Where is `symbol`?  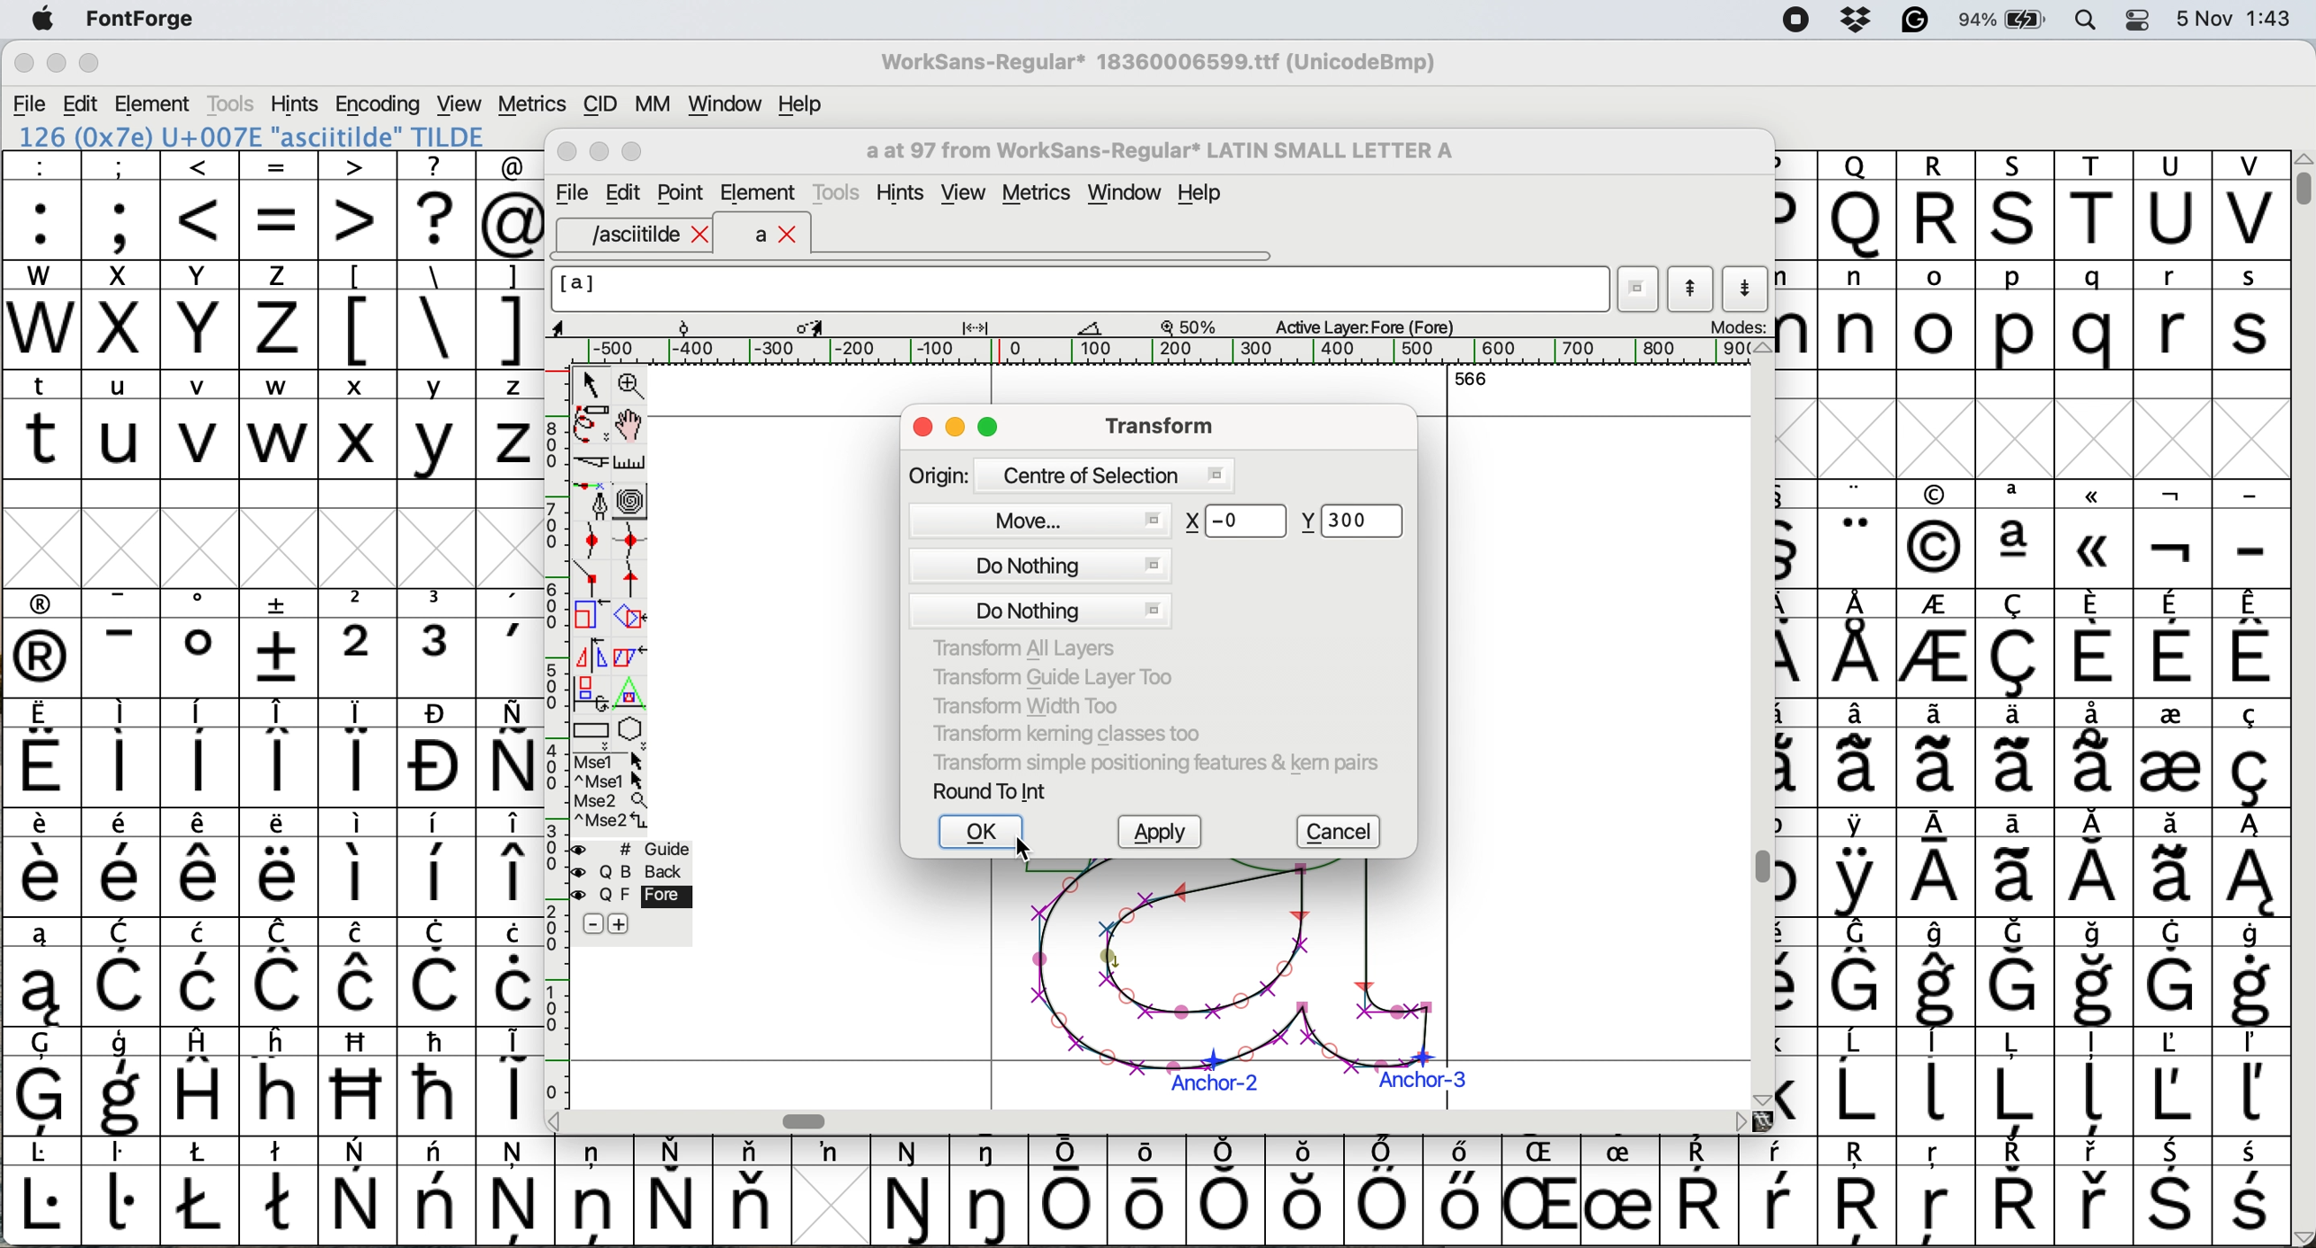 symbol is located at coordinates (1069, 1191).